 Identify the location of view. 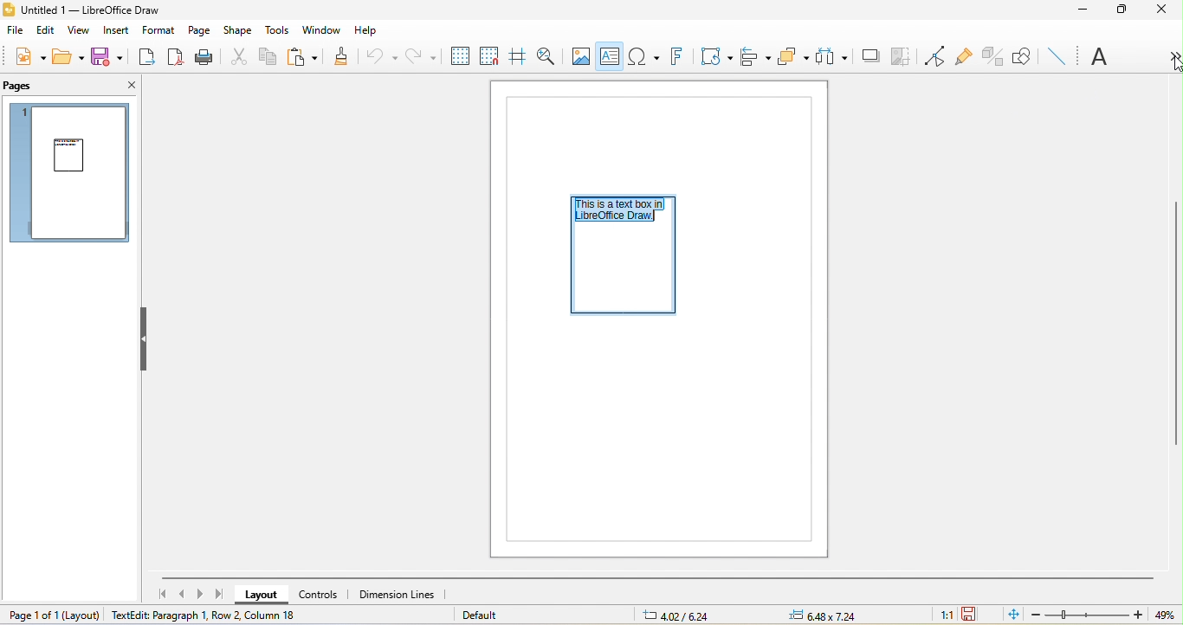
(82, 31).